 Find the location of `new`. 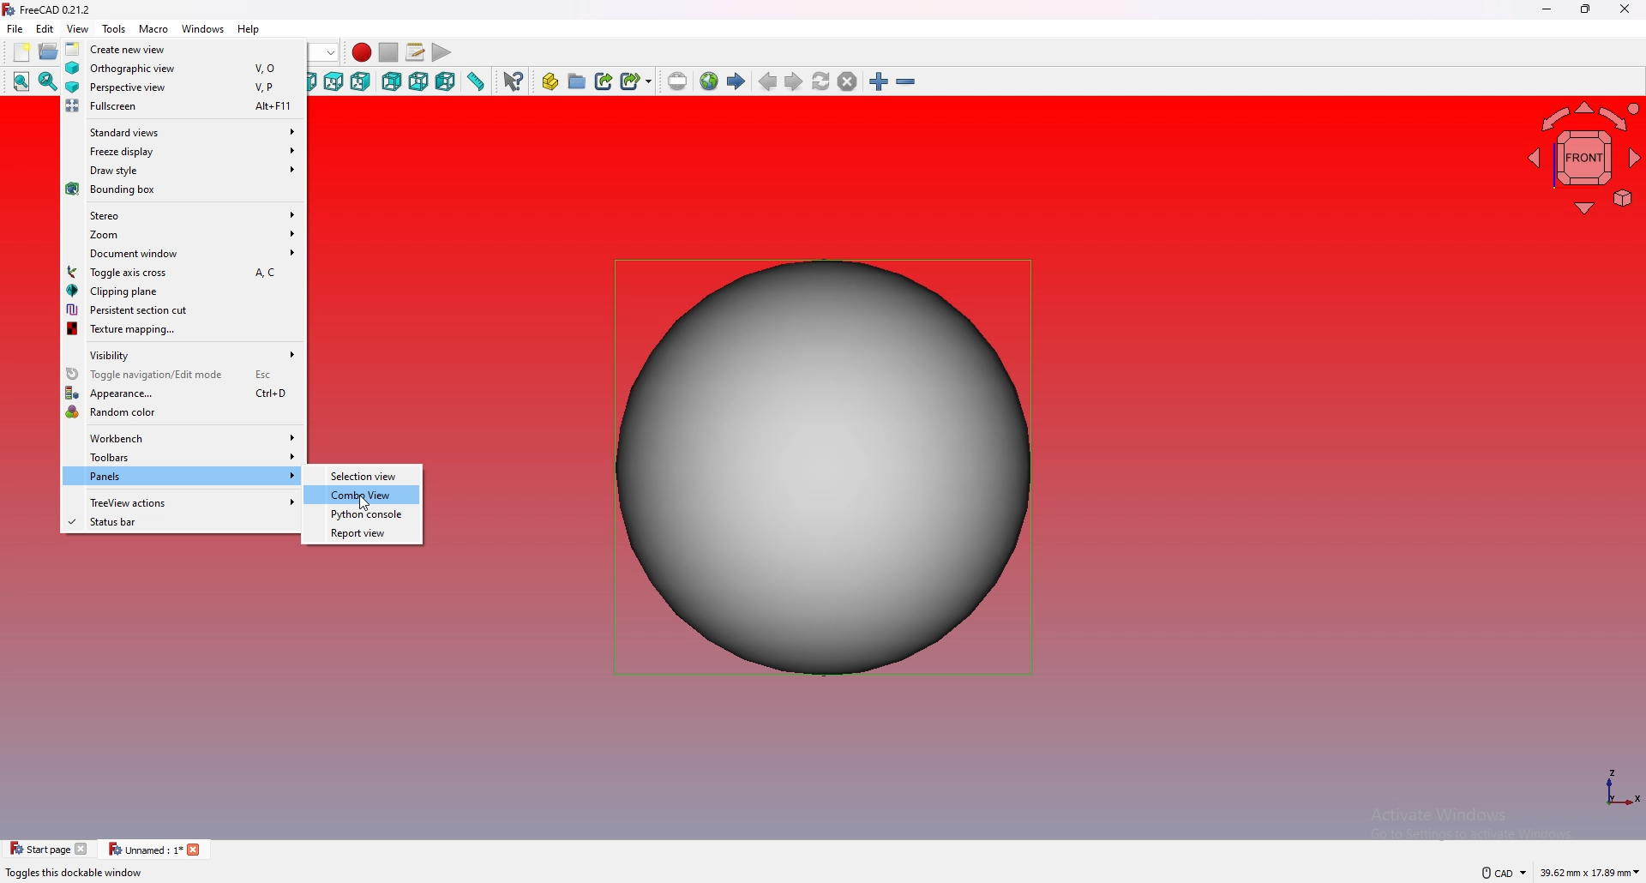

new is located at coordinates (20, 52).